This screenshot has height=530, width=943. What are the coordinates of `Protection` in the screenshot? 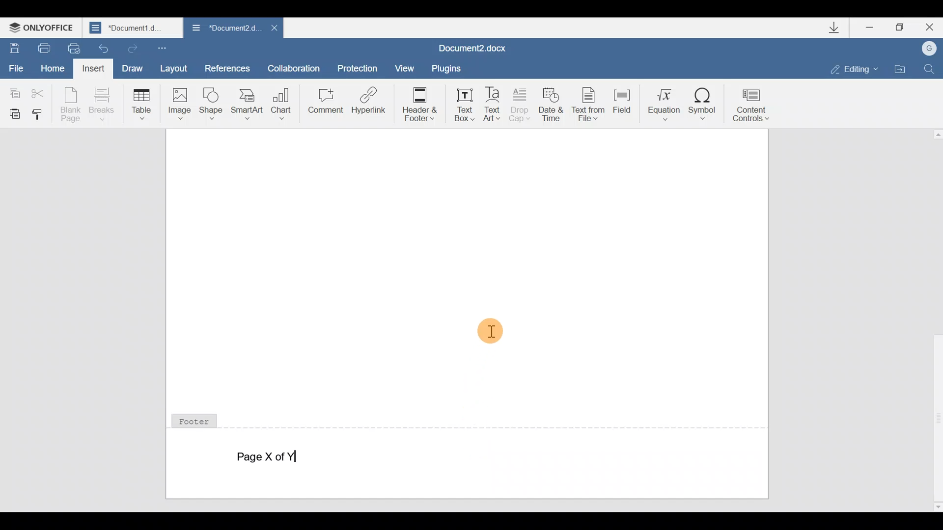 It's located at (358, 64).